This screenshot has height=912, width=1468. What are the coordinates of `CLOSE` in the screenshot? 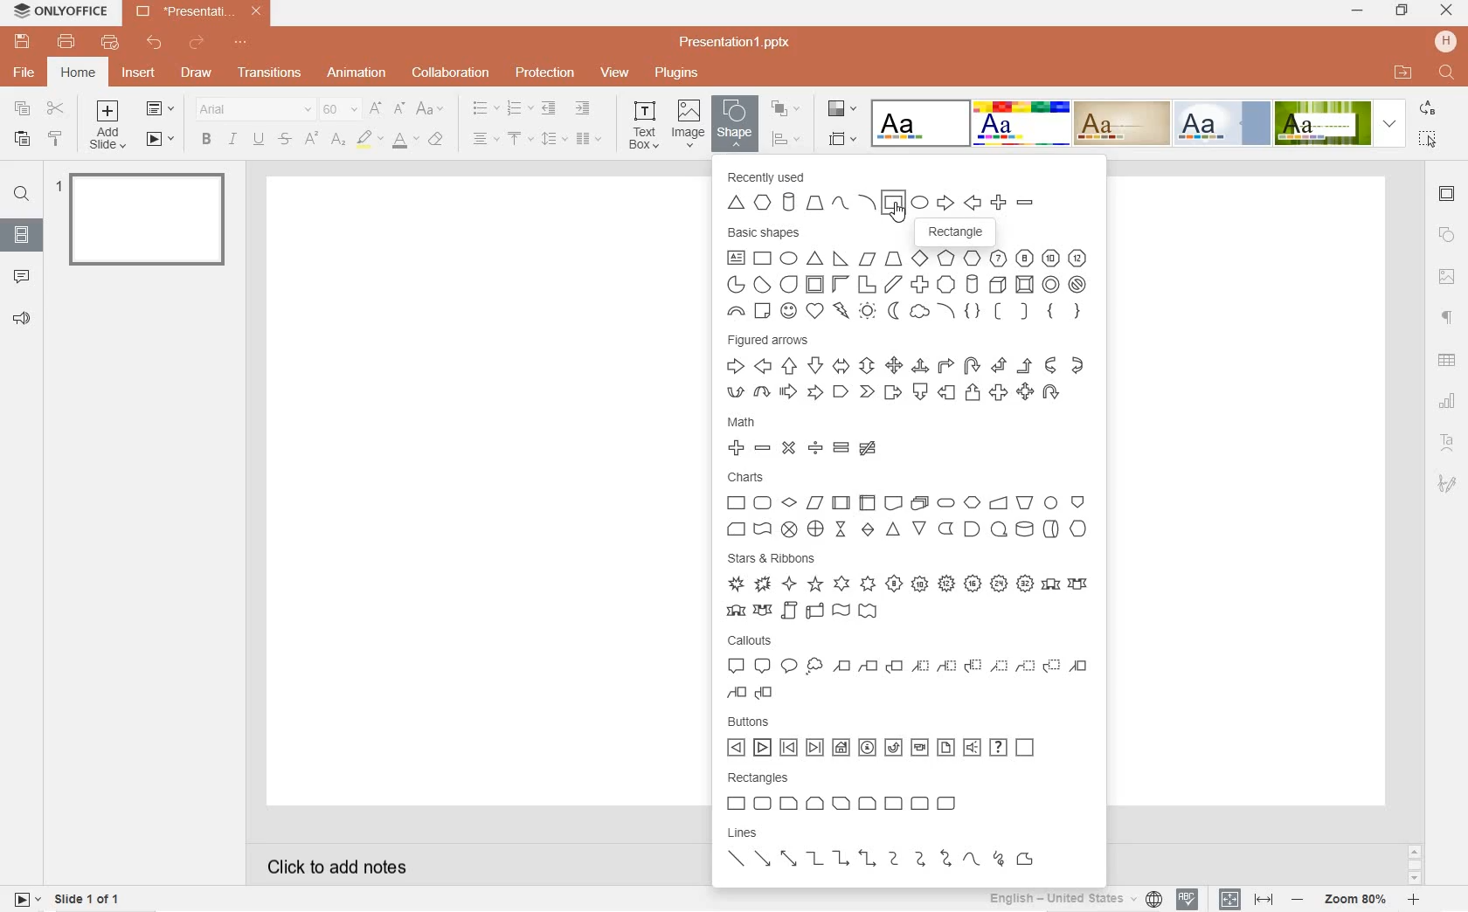 It's located at (1447, 11).